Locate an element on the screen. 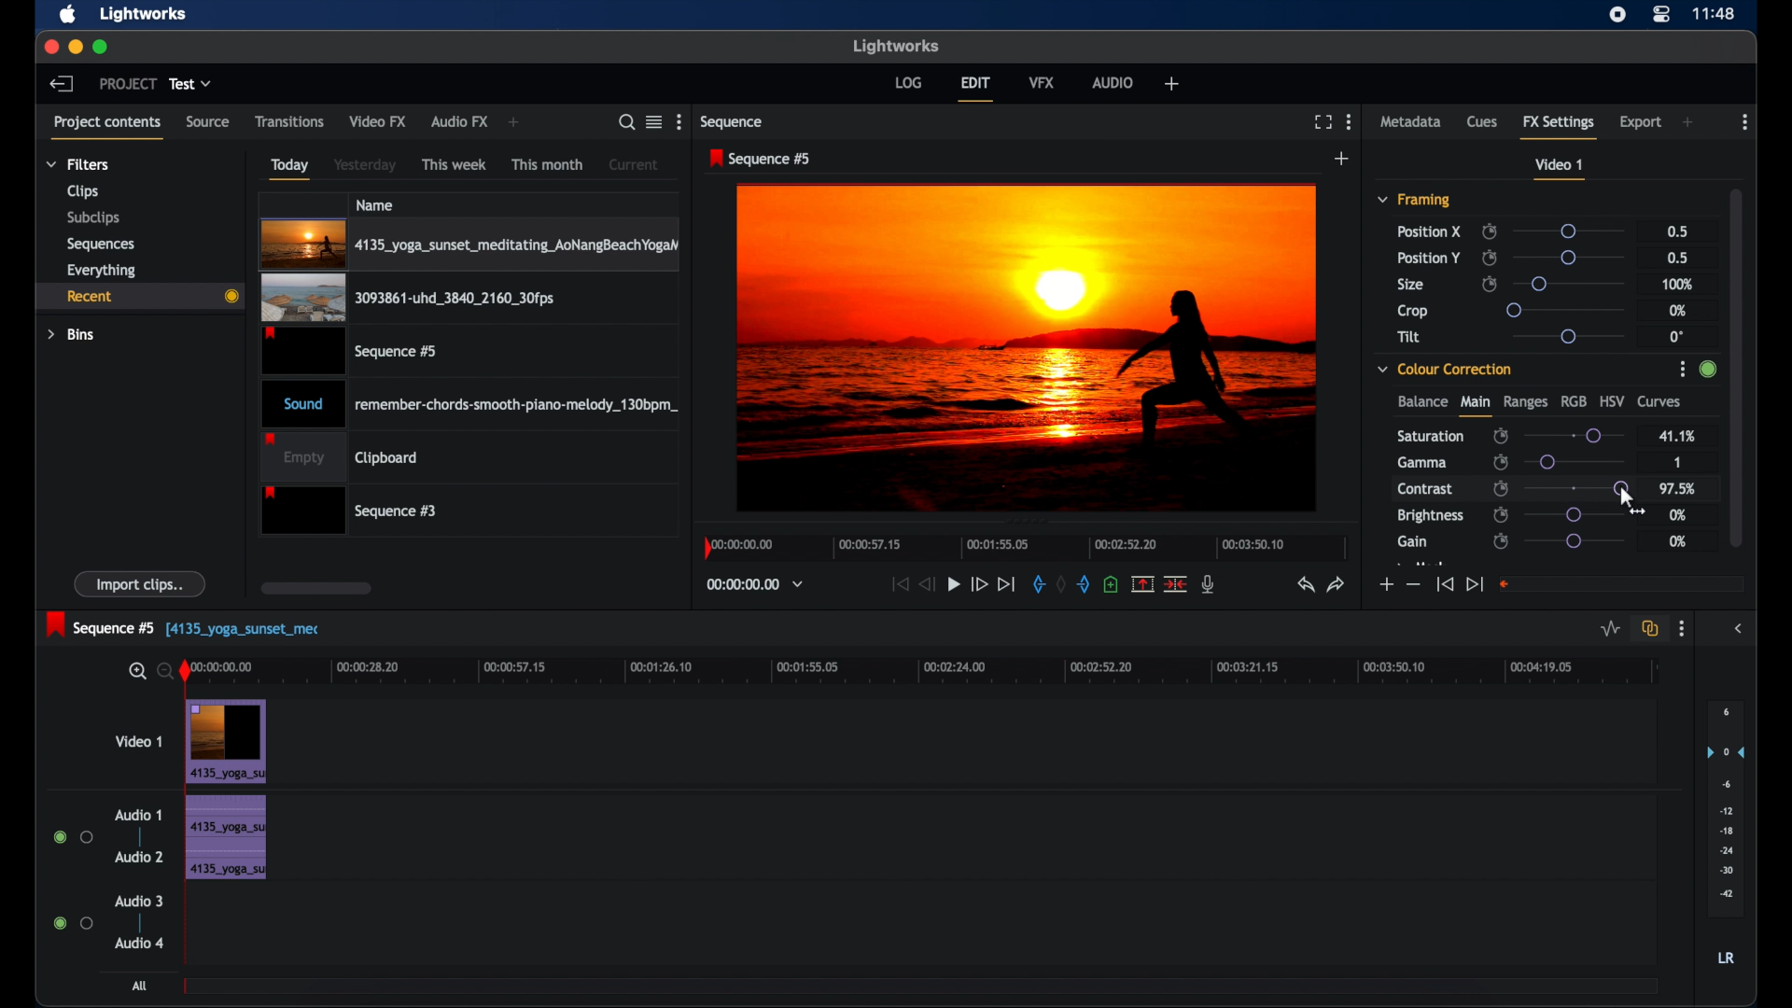  lightworks is located at coordinates (896, 46).